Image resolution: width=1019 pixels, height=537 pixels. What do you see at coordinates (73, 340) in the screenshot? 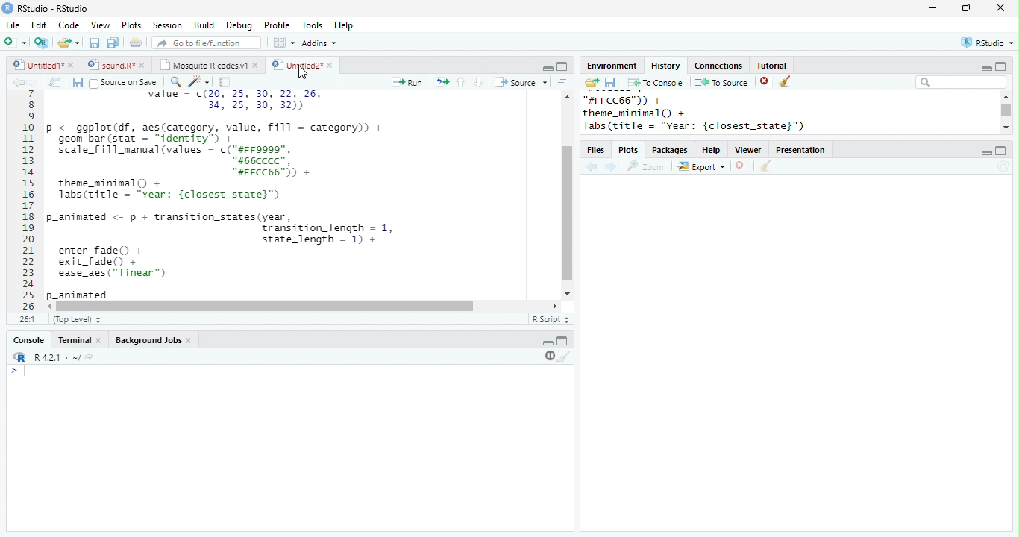
I see `Terminal` at bounding box center [73, 340].